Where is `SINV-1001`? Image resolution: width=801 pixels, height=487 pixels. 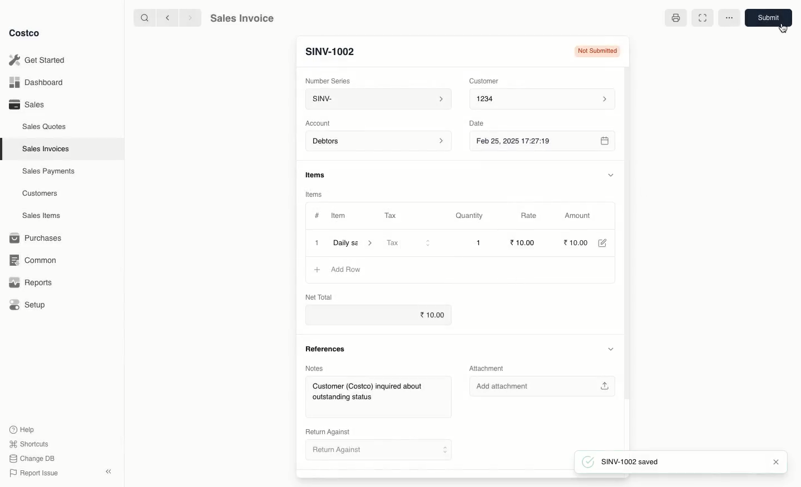
SINV-1001 is located at coordinates (335, 51).